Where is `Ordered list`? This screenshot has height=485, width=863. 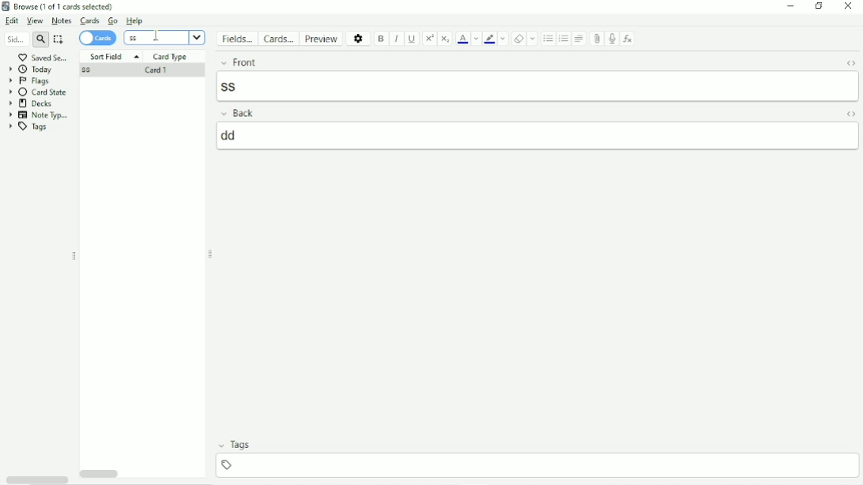 Ordered list is located at coordinates (563, 39).